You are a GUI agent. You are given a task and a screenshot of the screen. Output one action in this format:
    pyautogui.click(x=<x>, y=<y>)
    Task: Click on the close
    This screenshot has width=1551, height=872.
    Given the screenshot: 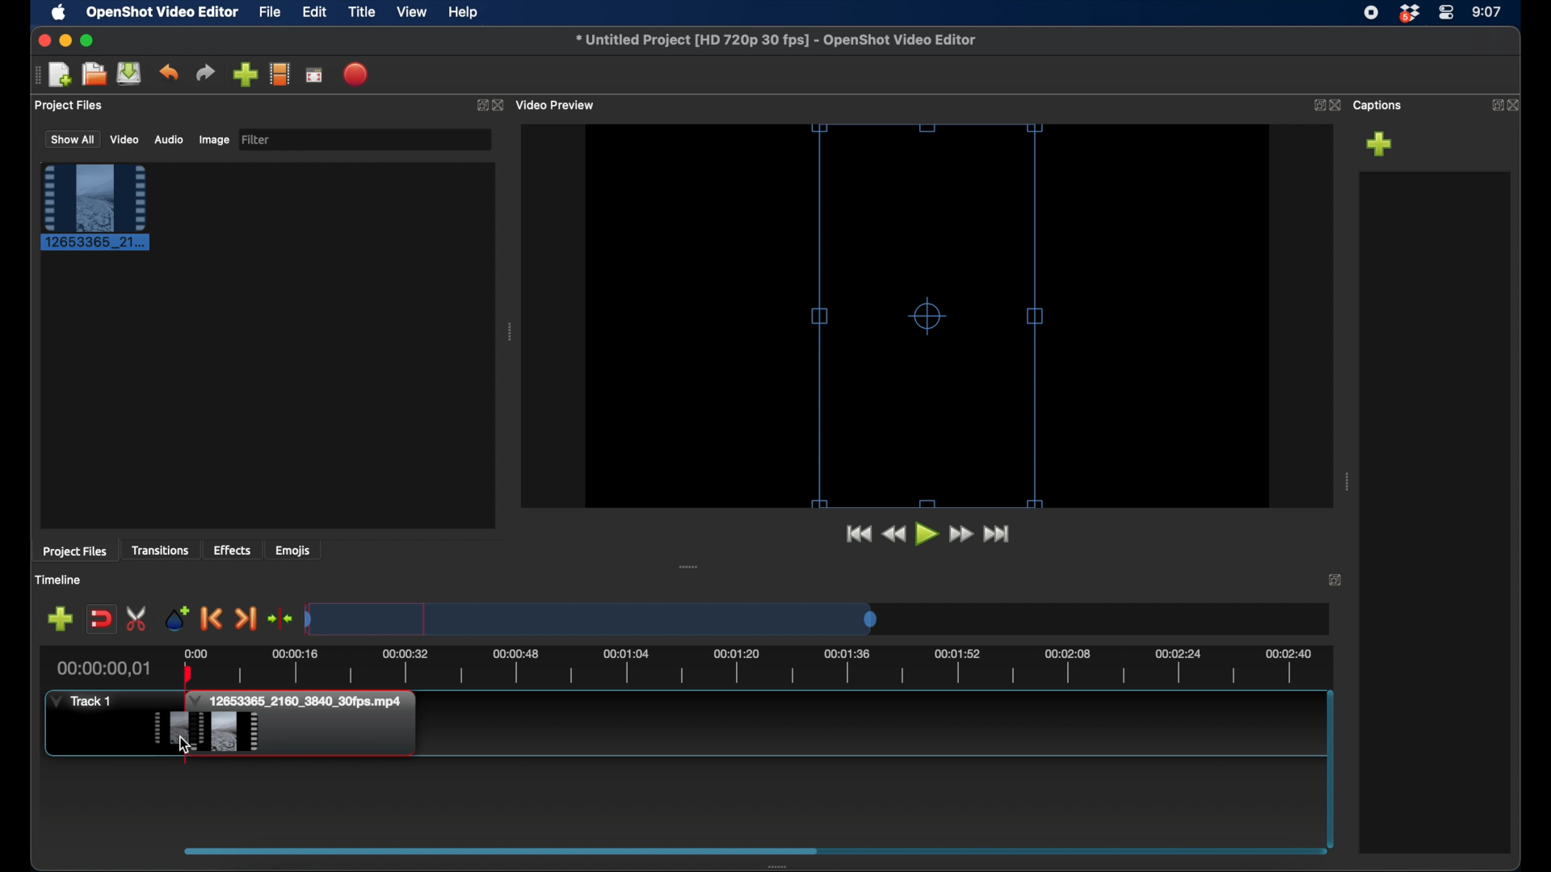 What is the action you would take?
    pyautogui.click(x=1335, y=105)
    